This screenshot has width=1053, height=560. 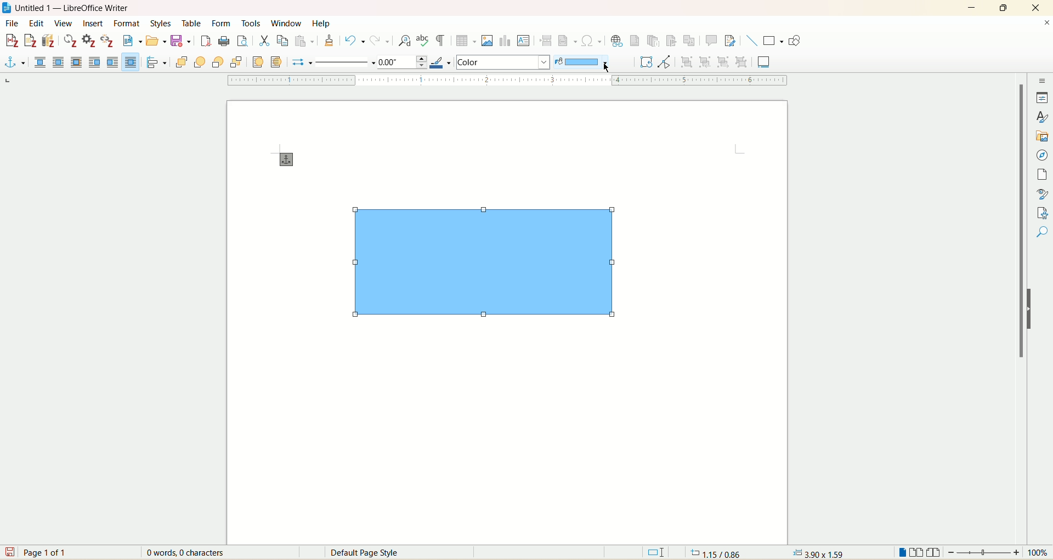 What do you see at coordinates (705, 61) in the screenshot?
I see `enter group` at bounding box center [705, 61].